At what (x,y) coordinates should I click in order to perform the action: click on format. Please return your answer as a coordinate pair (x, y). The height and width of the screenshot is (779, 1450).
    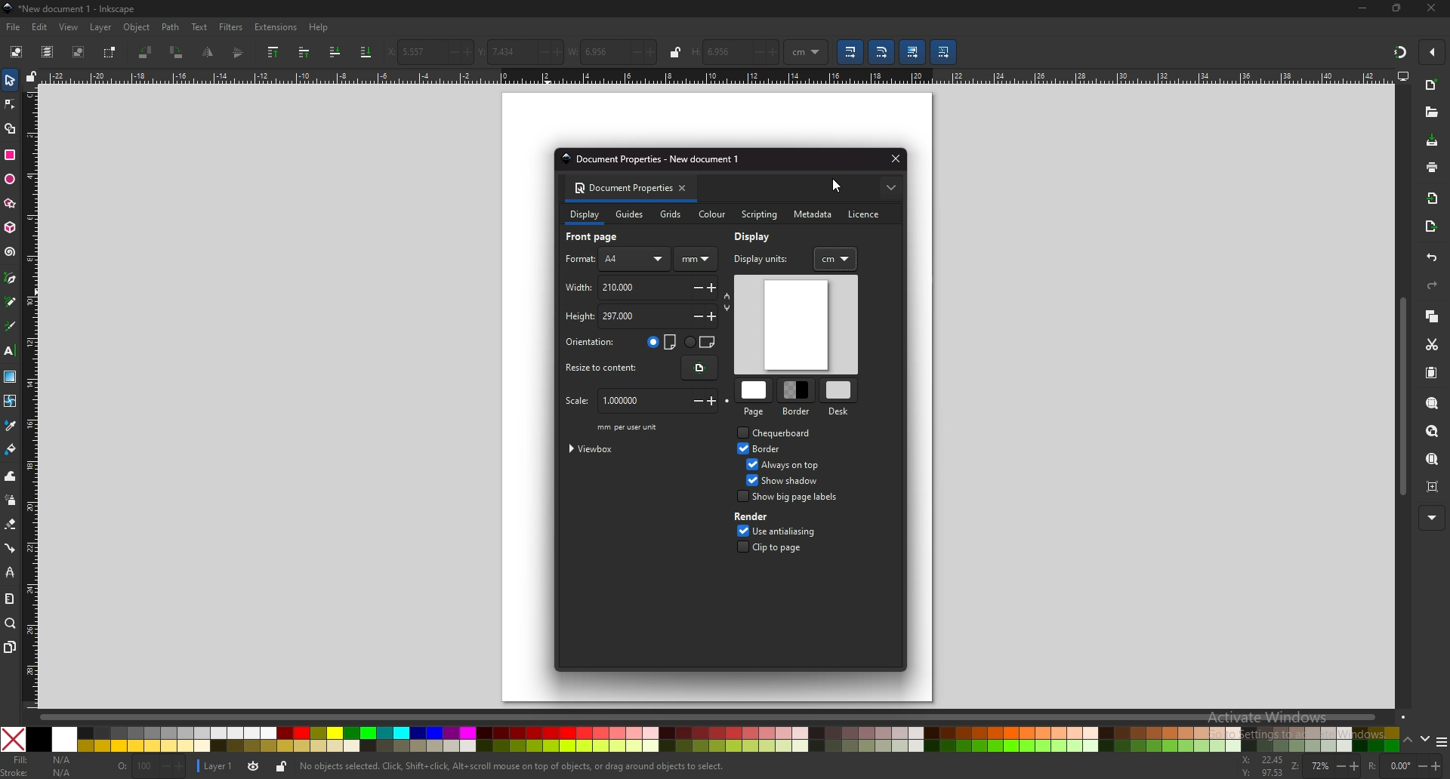
    Looking at the image, I should click on (579, 259).